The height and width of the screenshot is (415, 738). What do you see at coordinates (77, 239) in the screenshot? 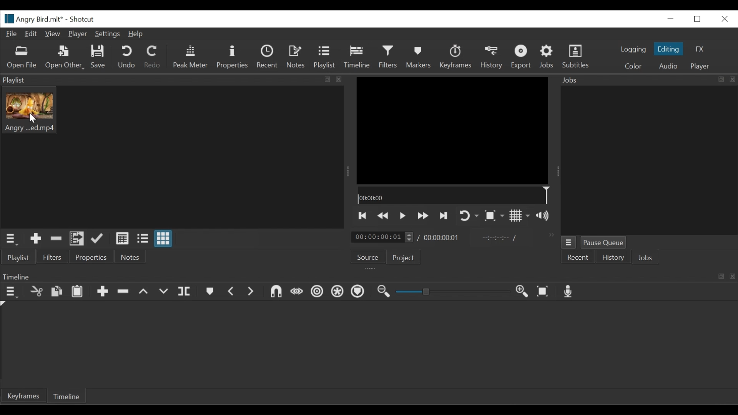
I see `Add files to the playlist` at bounding box center [77, 239].